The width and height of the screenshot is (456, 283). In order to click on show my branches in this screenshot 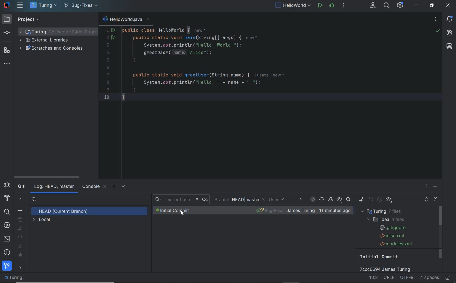, I will do `click(21, 237)`.